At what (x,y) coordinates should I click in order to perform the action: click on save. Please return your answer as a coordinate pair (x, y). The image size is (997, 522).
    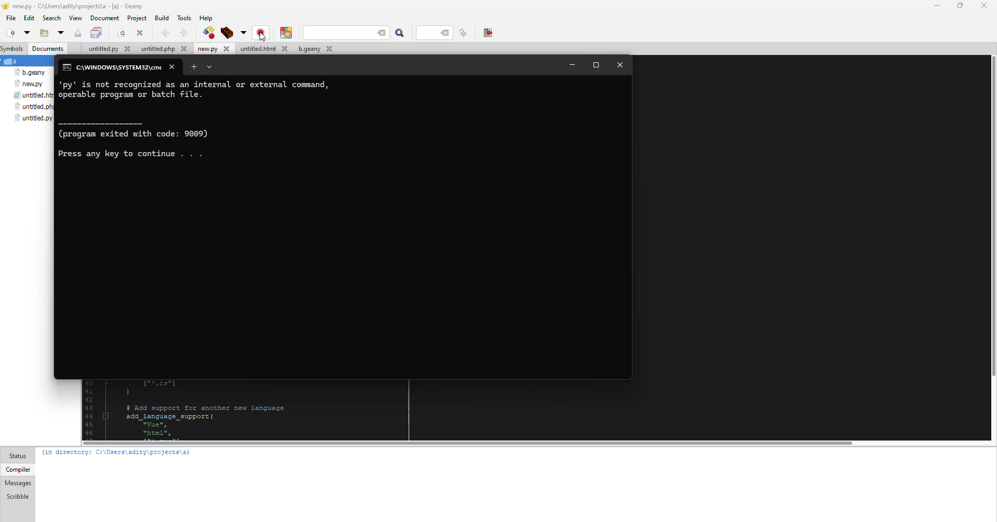
    Looking at the image, I should click on (76, 34).